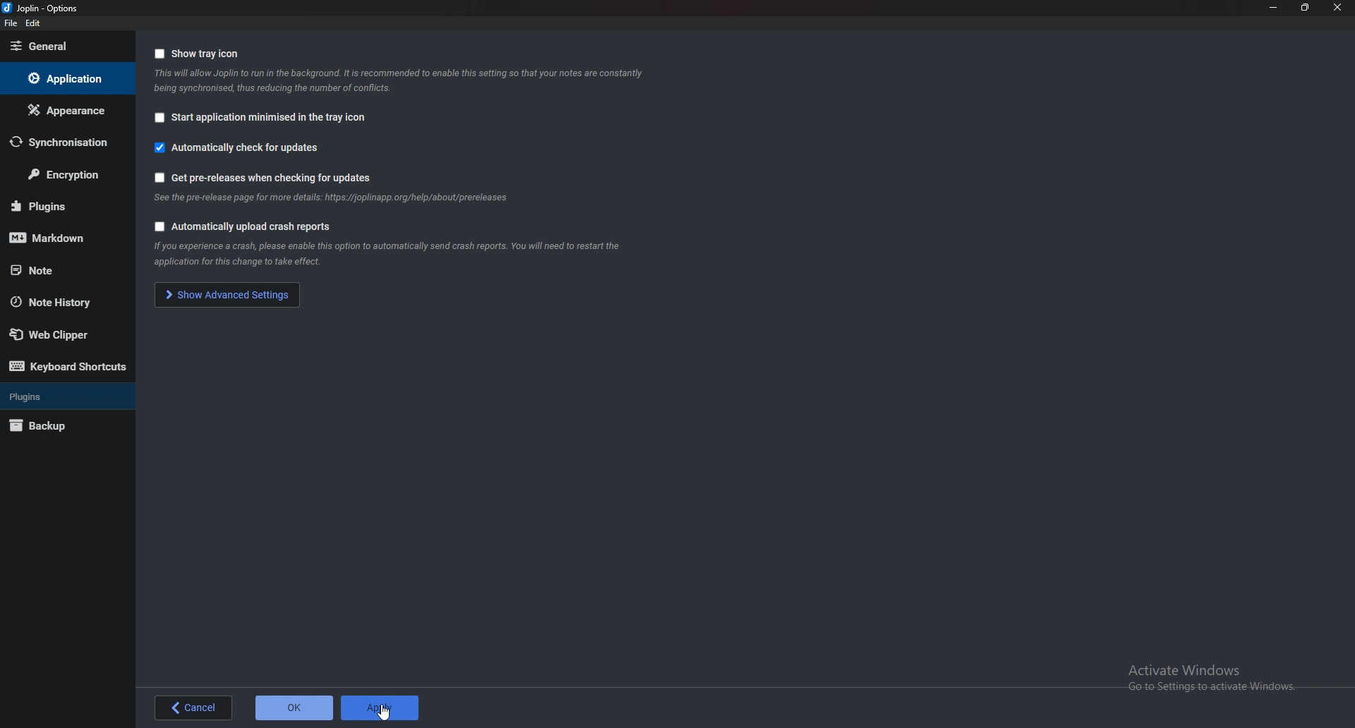 Image resolution: width=1355 pixels, height=728 pixels. I want to click on Checkbox , so click(157, 226).